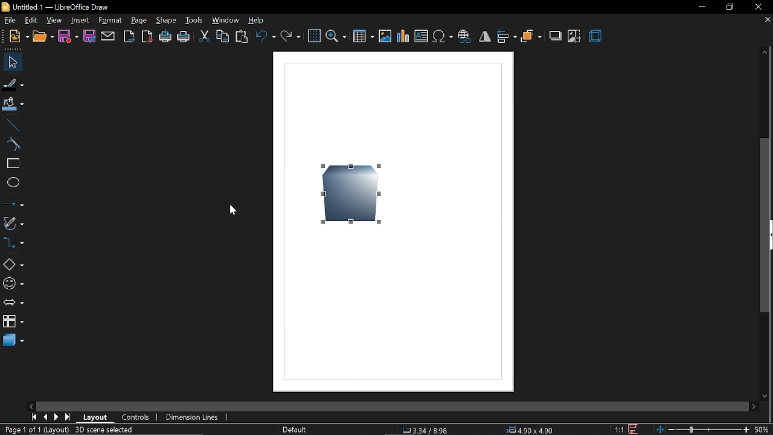  What do you see at coordinates (109, 36) in the screenshot?
I see `attach` at bounding box center [109, 36].